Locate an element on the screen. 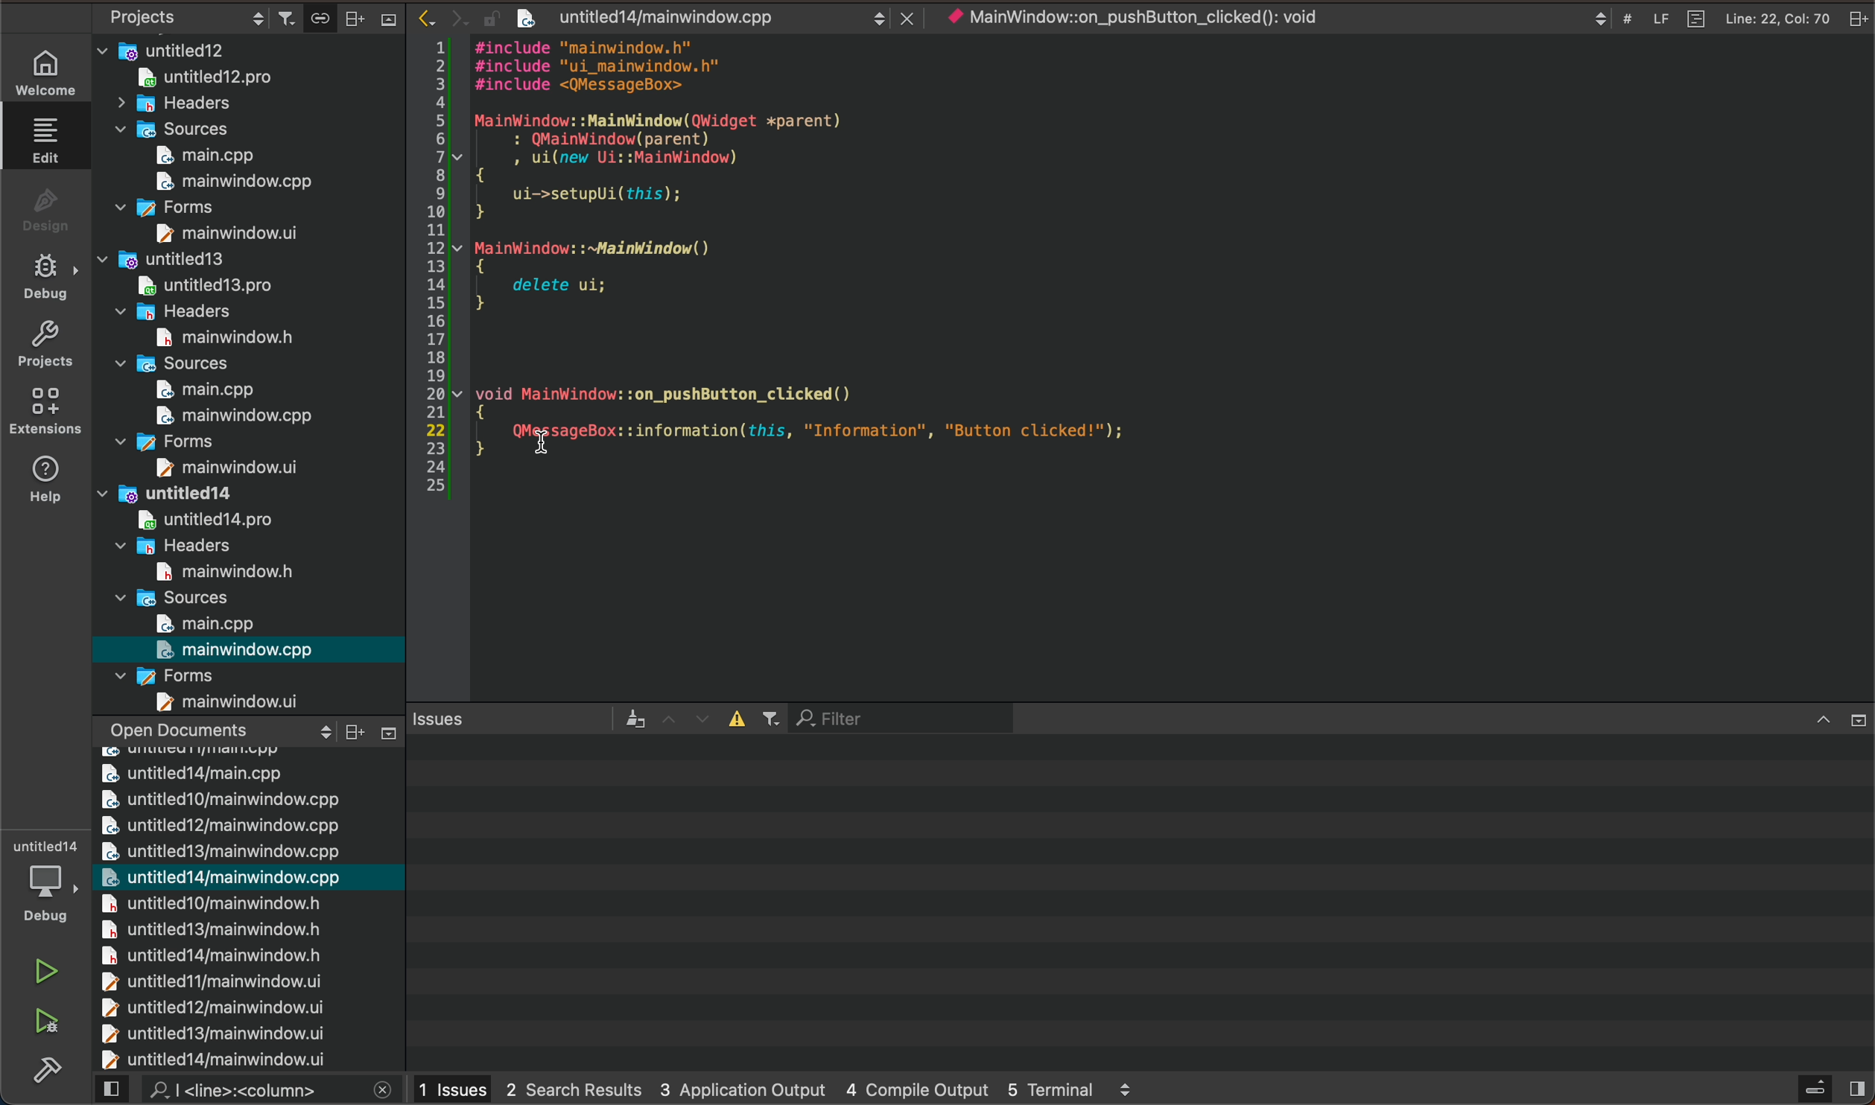 This screenshot has width=1875, height=1105. main.cpp is located at coordinates (210, 623).